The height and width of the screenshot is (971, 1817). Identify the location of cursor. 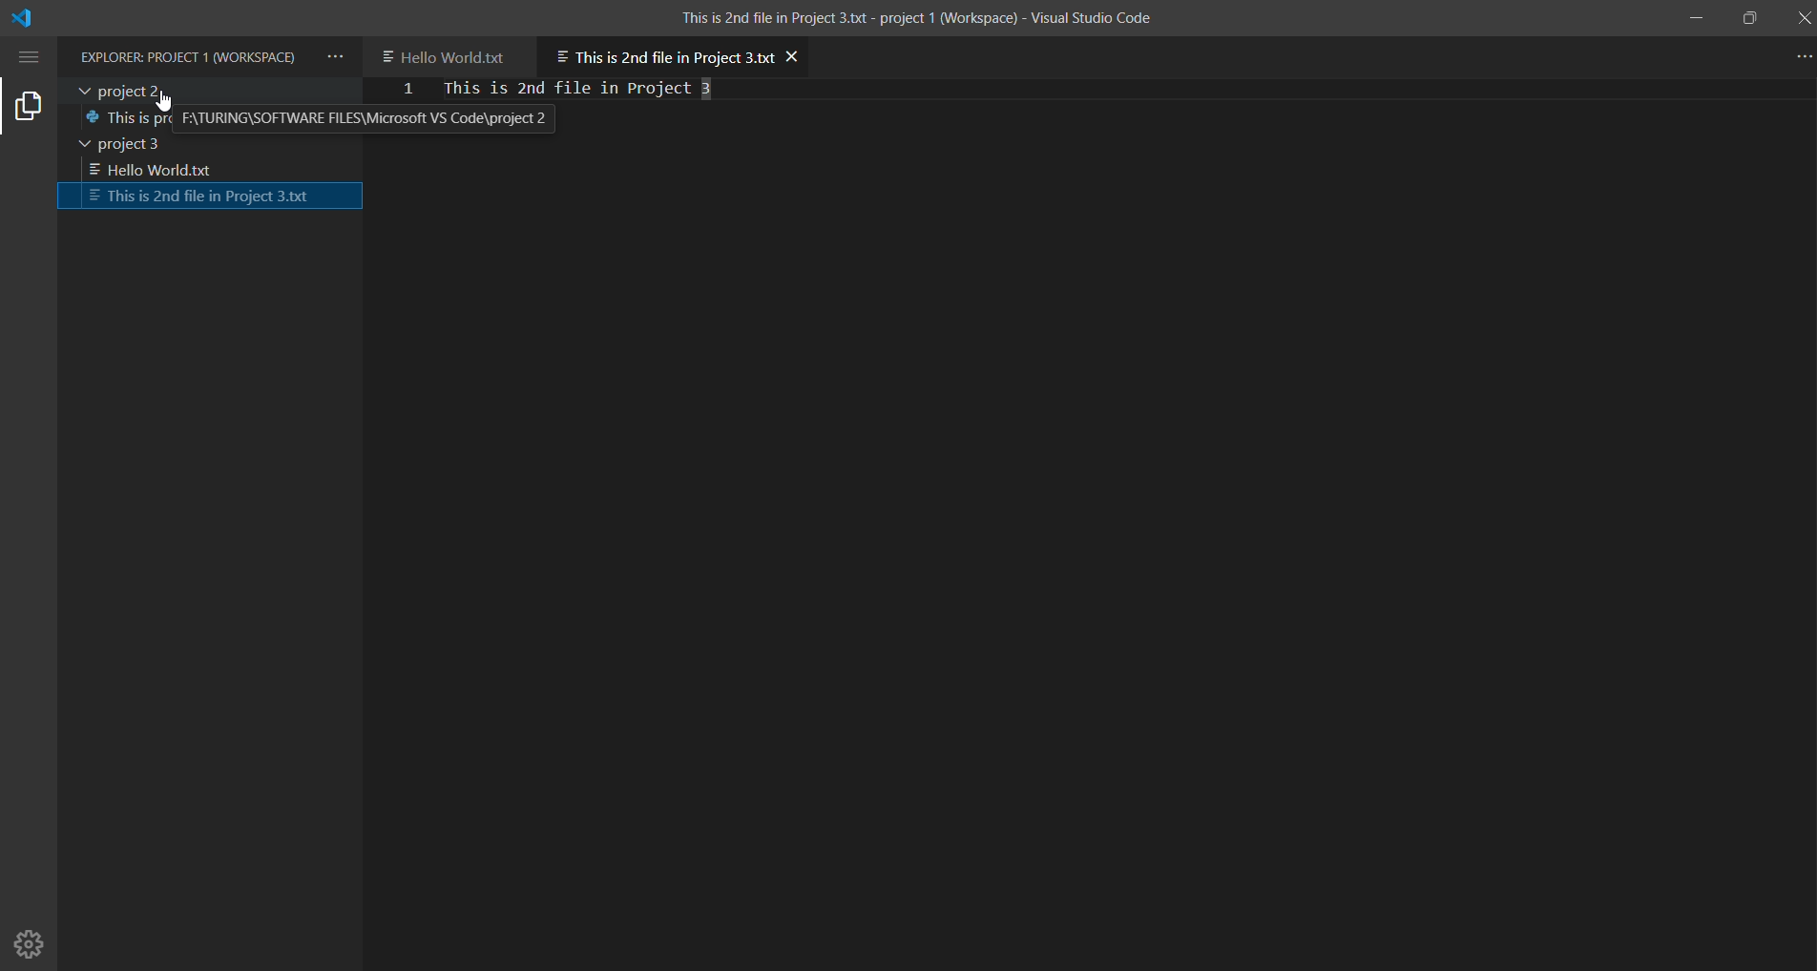
(167, 103).